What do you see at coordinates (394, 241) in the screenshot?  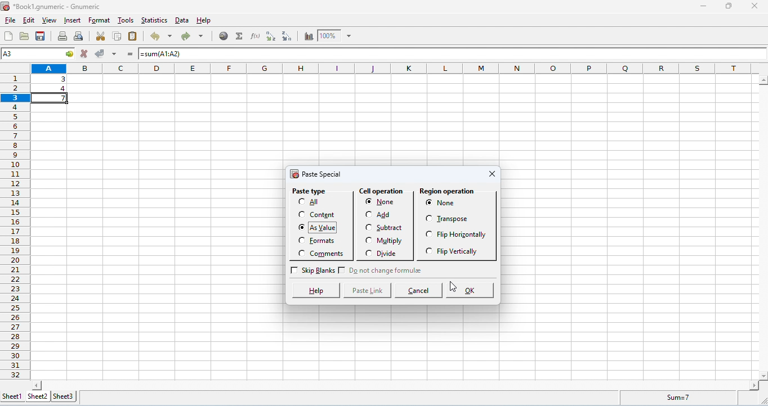 I see `multiply` at bounding box center [394, 241].